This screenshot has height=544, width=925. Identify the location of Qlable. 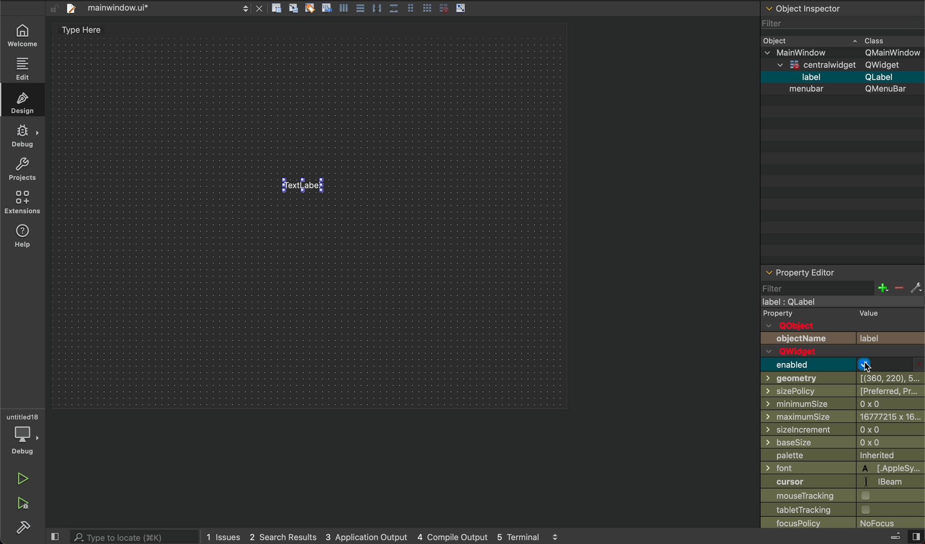
(881, 76).